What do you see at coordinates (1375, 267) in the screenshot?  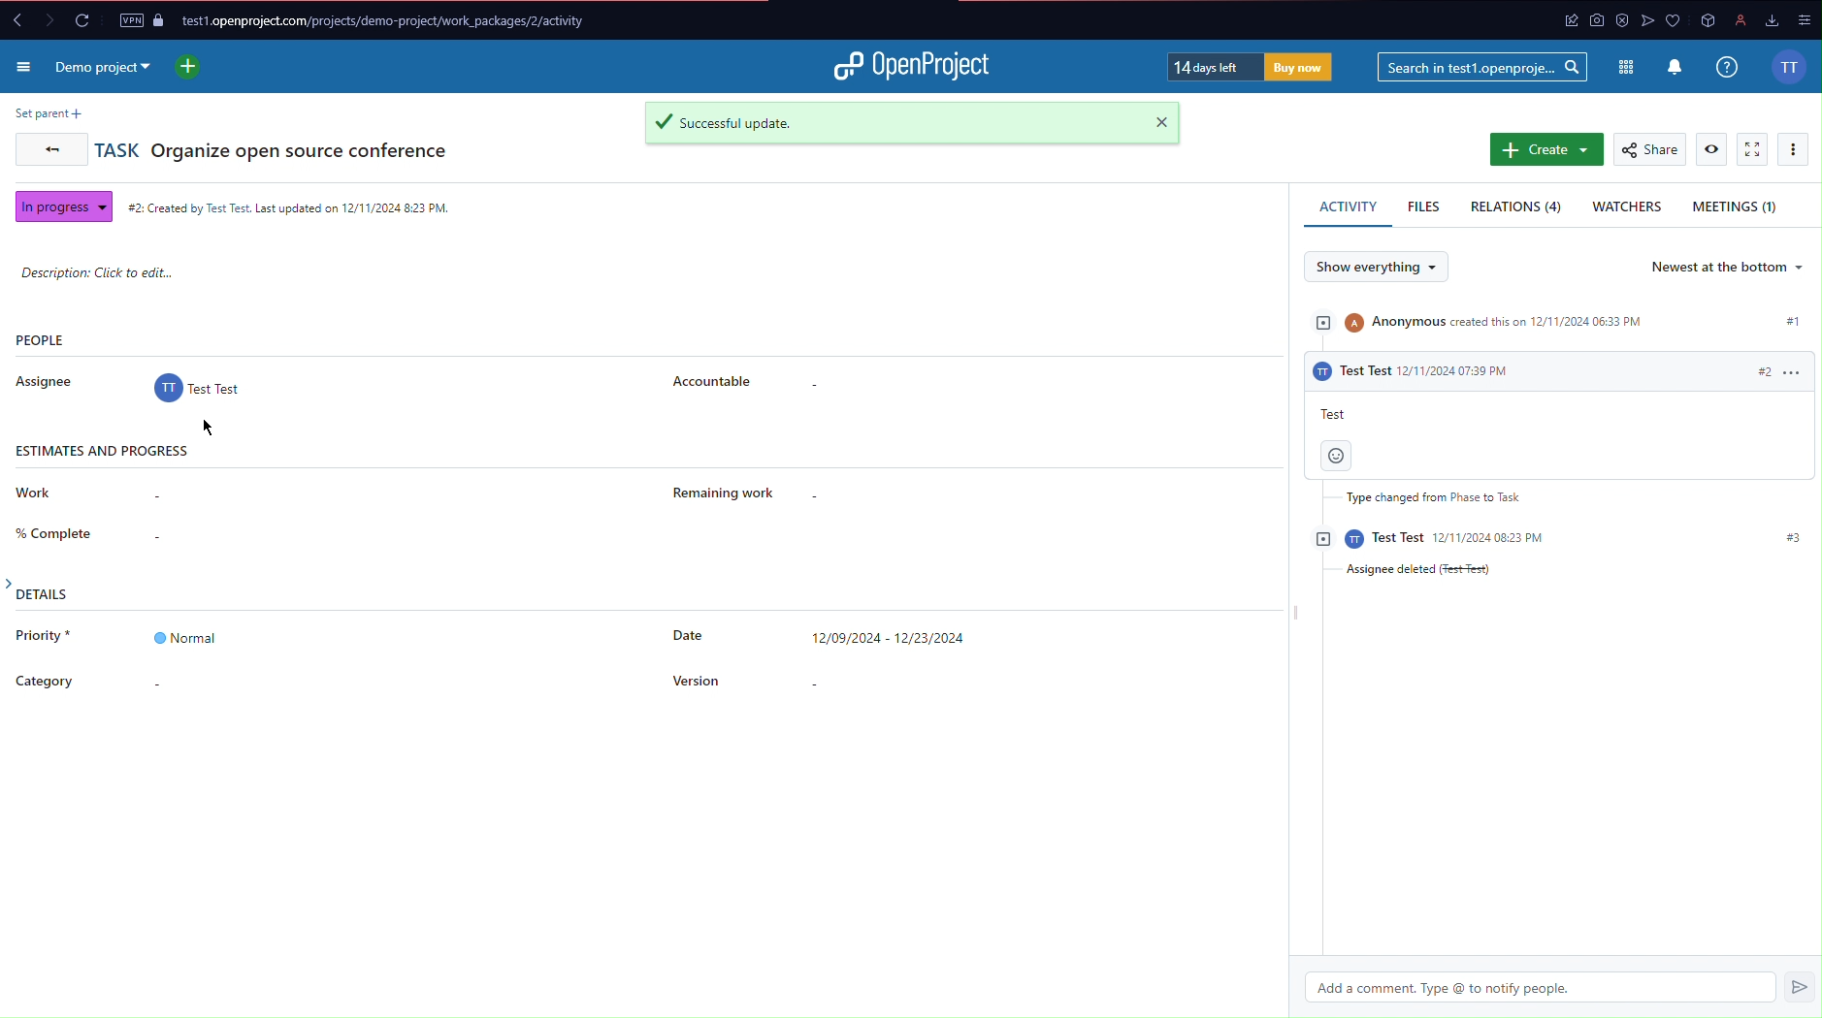 I see `Show everything` at bounding box center [1375, 267].